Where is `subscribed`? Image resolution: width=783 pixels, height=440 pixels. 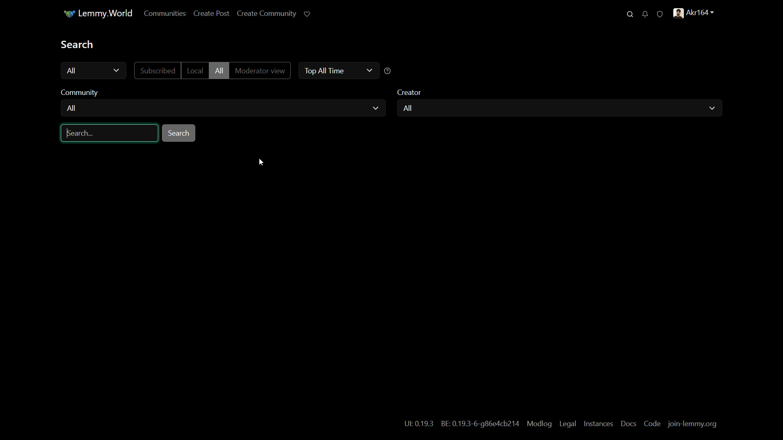 subscribed is located at coordinates (157, 71).